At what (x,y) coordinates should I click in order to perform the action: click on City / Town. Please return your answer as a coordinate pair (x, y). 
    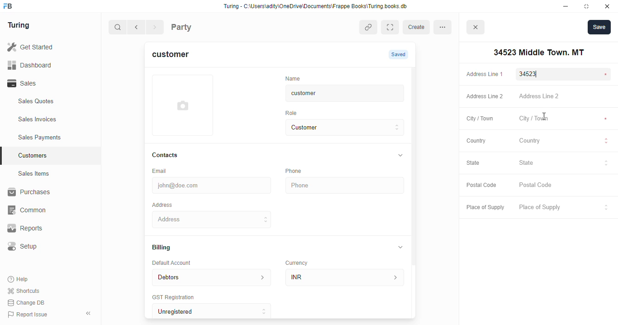
    Looking at the image, I should click on (480, 119).